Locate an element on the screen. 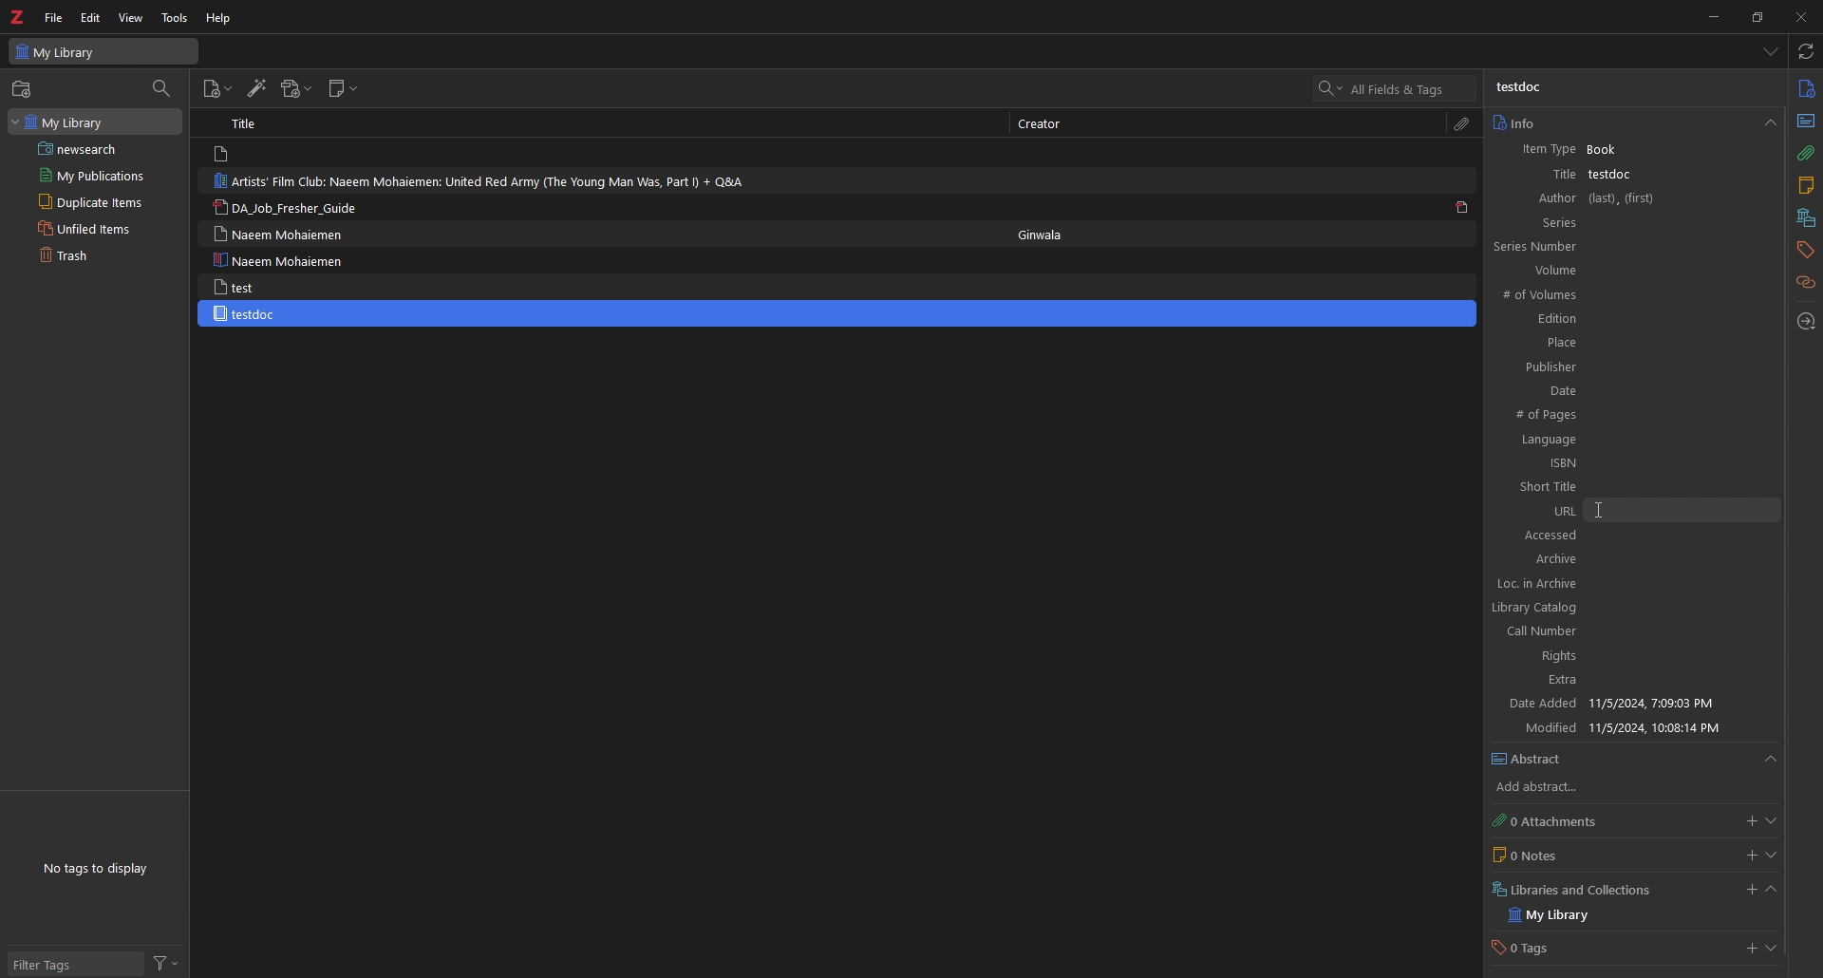 This screenshot has width=1823, height=978. Libraries and Collections is located at coordinates (1579, 890).